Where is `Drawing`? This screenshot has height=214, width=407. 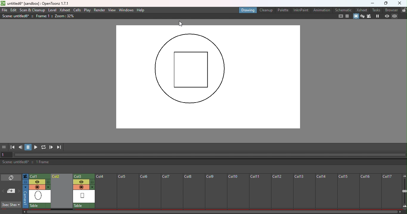 Drawing is located at coordinates (248, 10).